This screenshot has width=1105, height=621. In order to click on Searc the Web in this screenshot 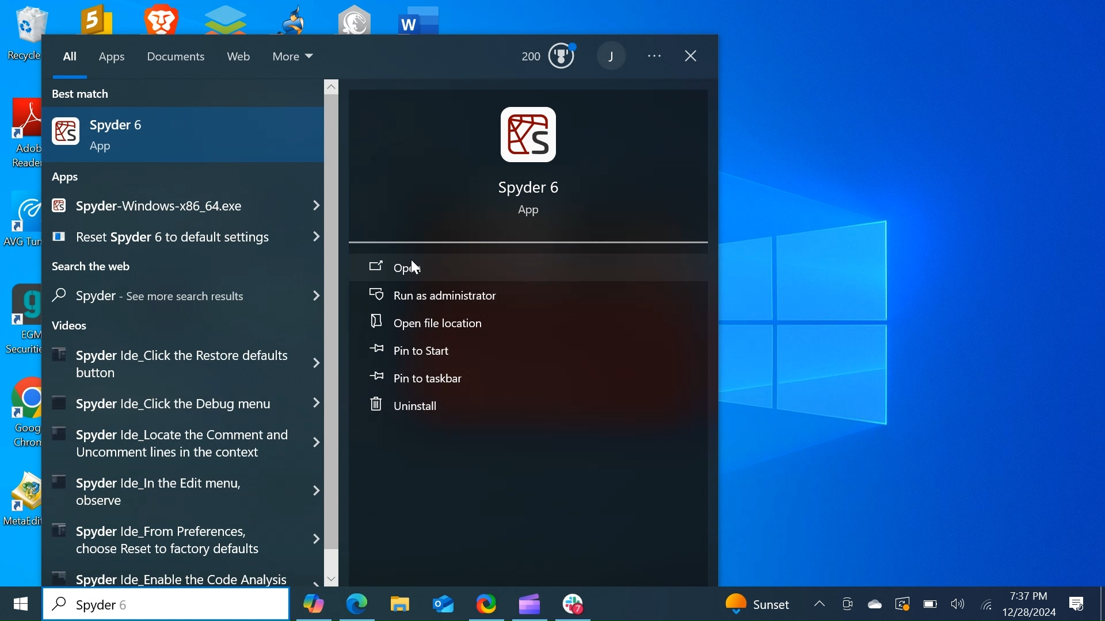, I will do `click(93, 267)`.